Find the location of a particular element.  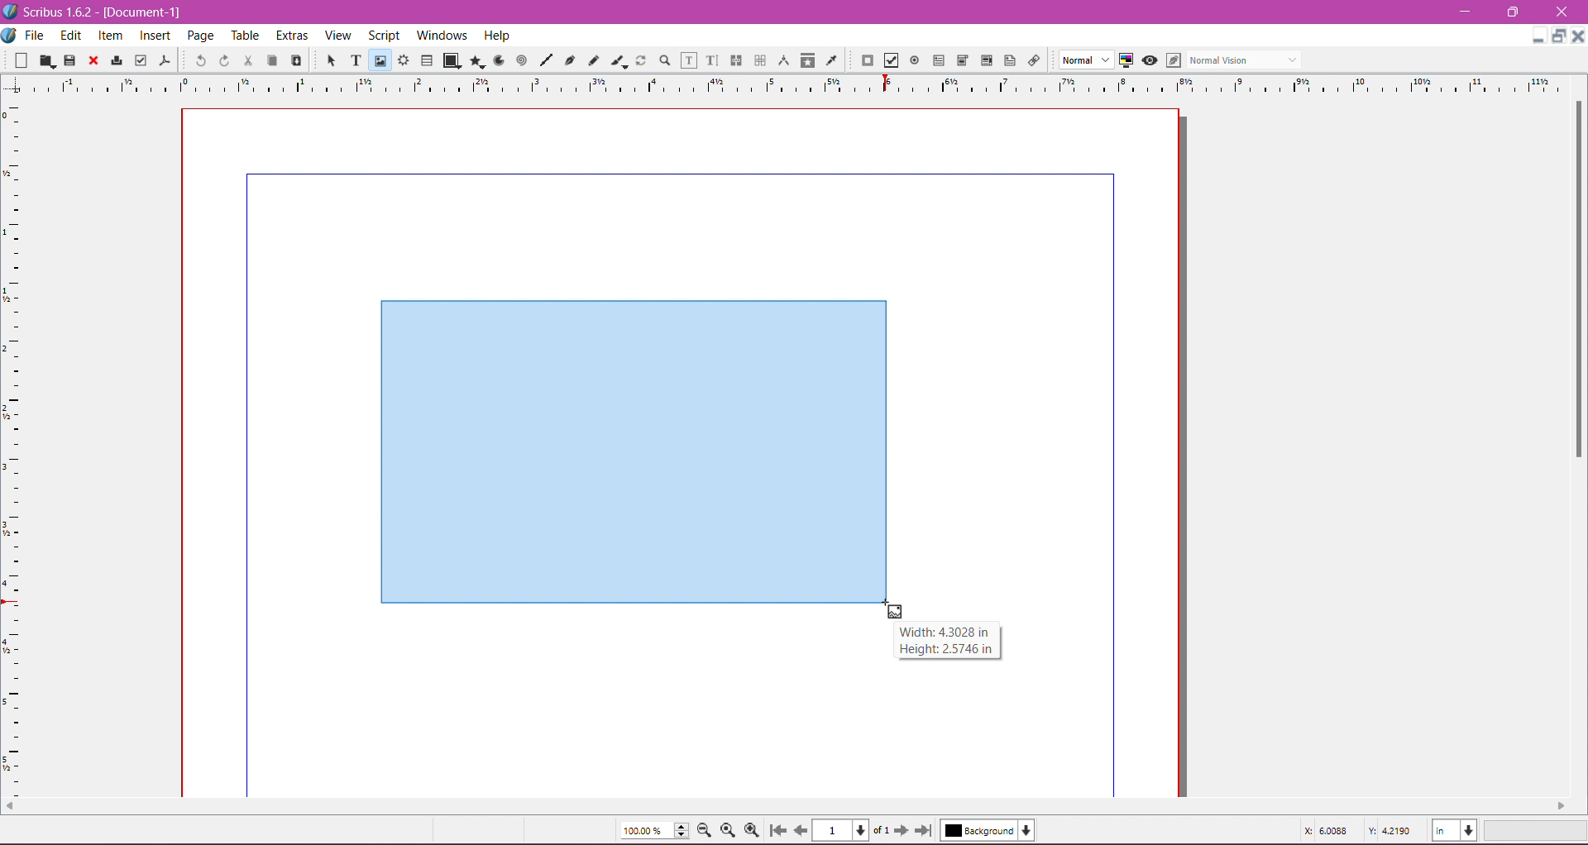

Page is located at coordinates (203, 36).